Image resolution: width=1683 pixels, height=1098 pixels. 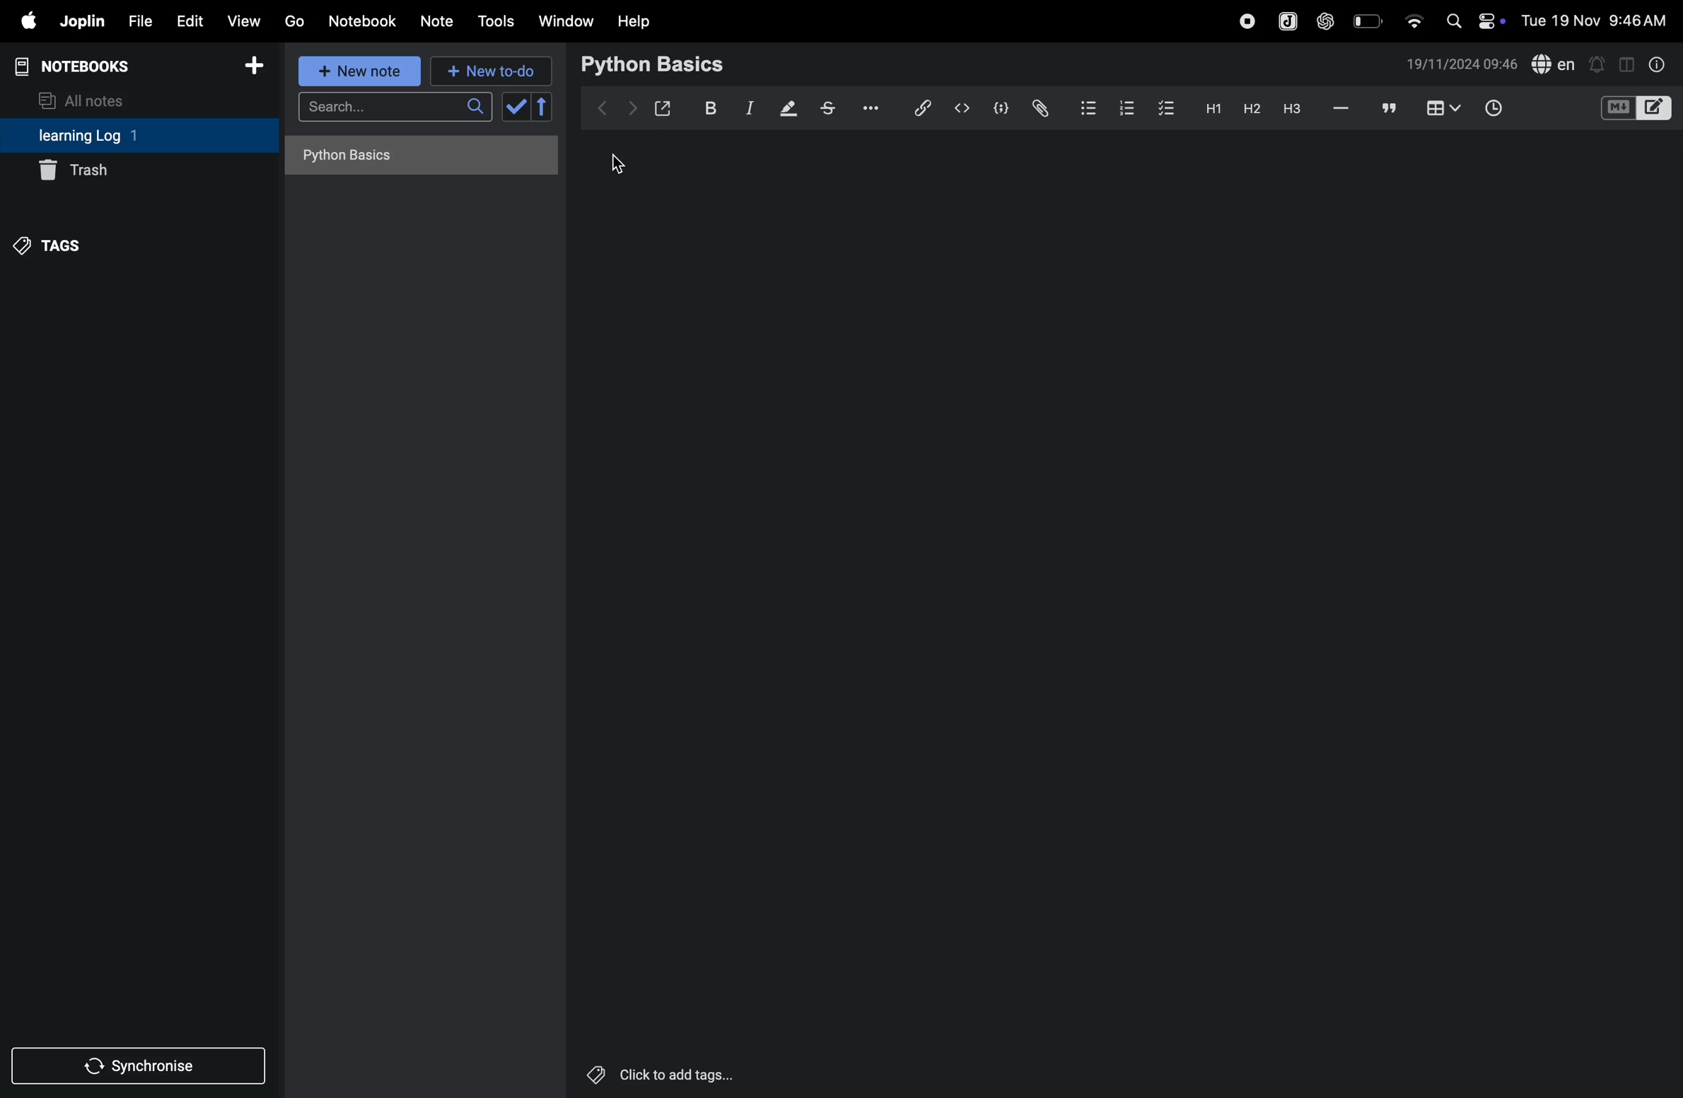 I want to click on synchronise, so click(x=141, y=1067).